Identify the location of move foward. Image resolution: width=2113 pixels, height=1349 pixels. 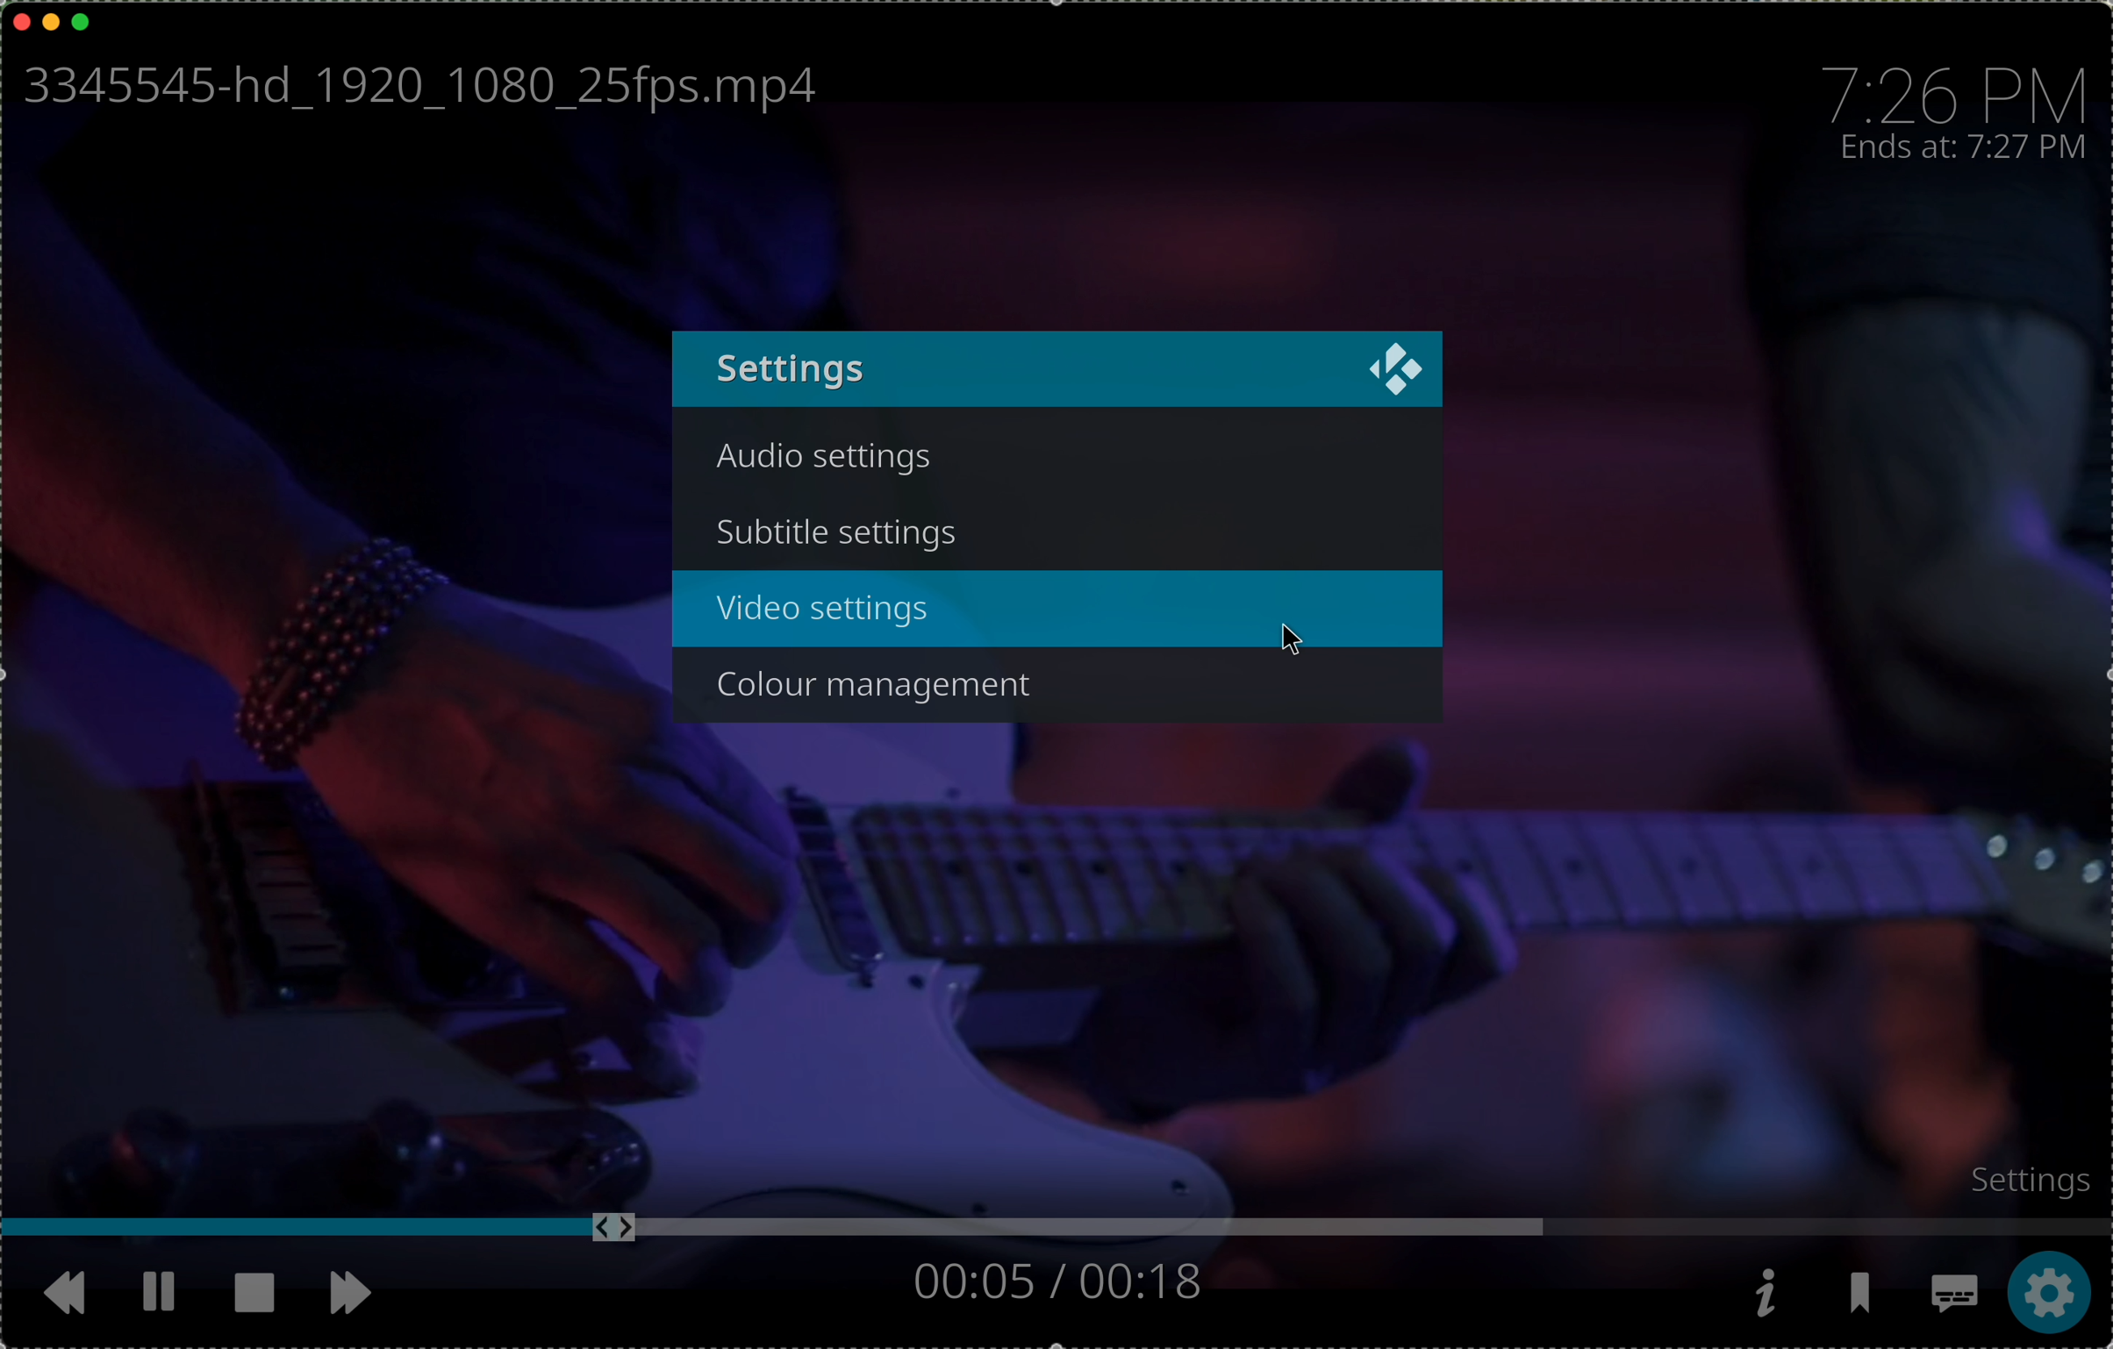
(355, 1296).